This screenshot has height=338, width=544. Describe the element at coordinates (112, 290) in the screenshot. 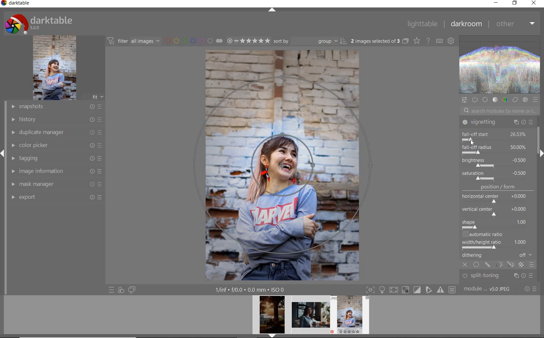

I see `quick access to preset` at that location.